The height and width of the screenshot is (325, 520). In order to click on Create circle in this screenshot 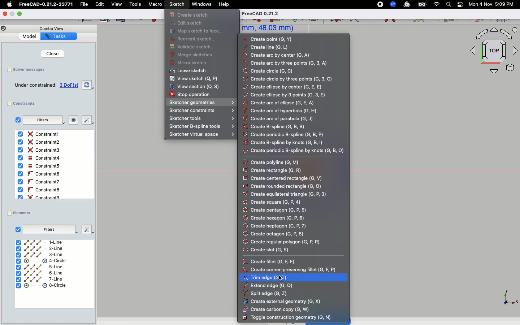, I will do `click(268, 71)`.